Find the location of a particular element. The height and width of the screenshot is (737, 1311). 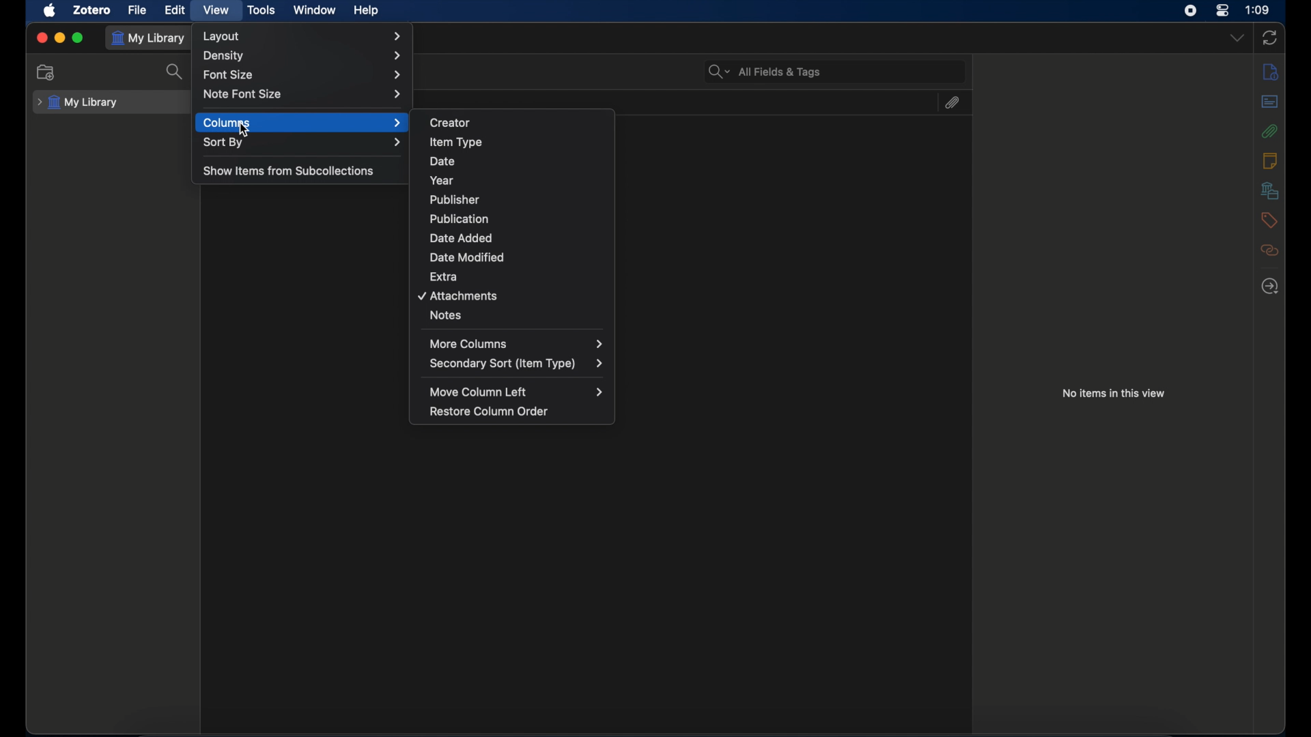

time is located at coordinates (1258, 9).